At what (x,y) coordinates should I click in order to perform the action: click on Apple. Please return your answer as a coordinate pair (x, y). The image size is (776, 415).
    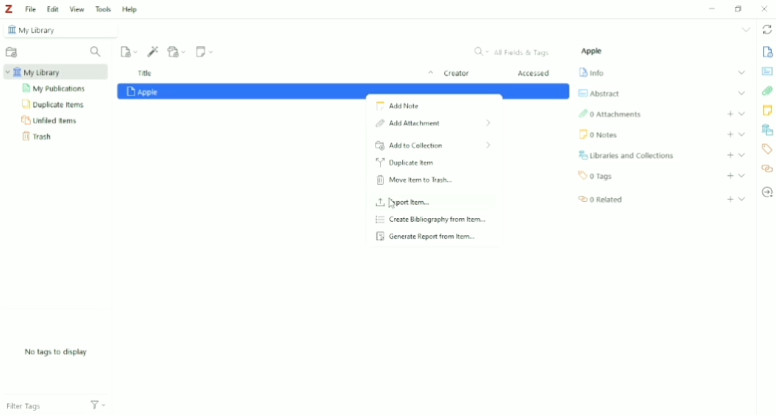
    Looking at the image, I should click on (593, 51).